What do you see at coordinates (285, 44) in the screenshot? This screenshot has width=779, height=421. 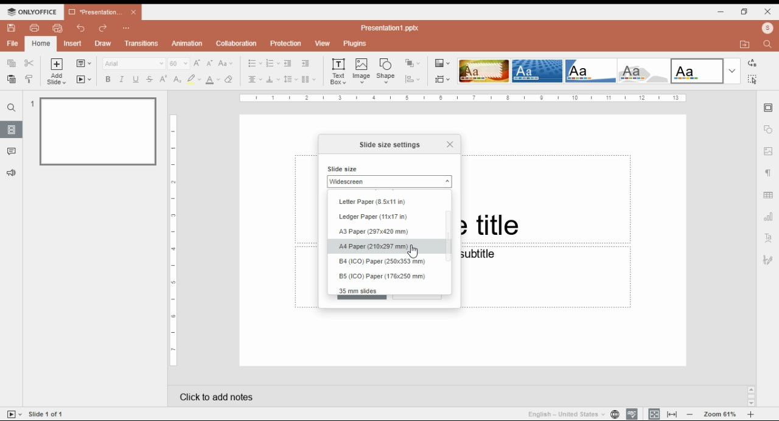 I see `protection` at bounding box center [285, 44].